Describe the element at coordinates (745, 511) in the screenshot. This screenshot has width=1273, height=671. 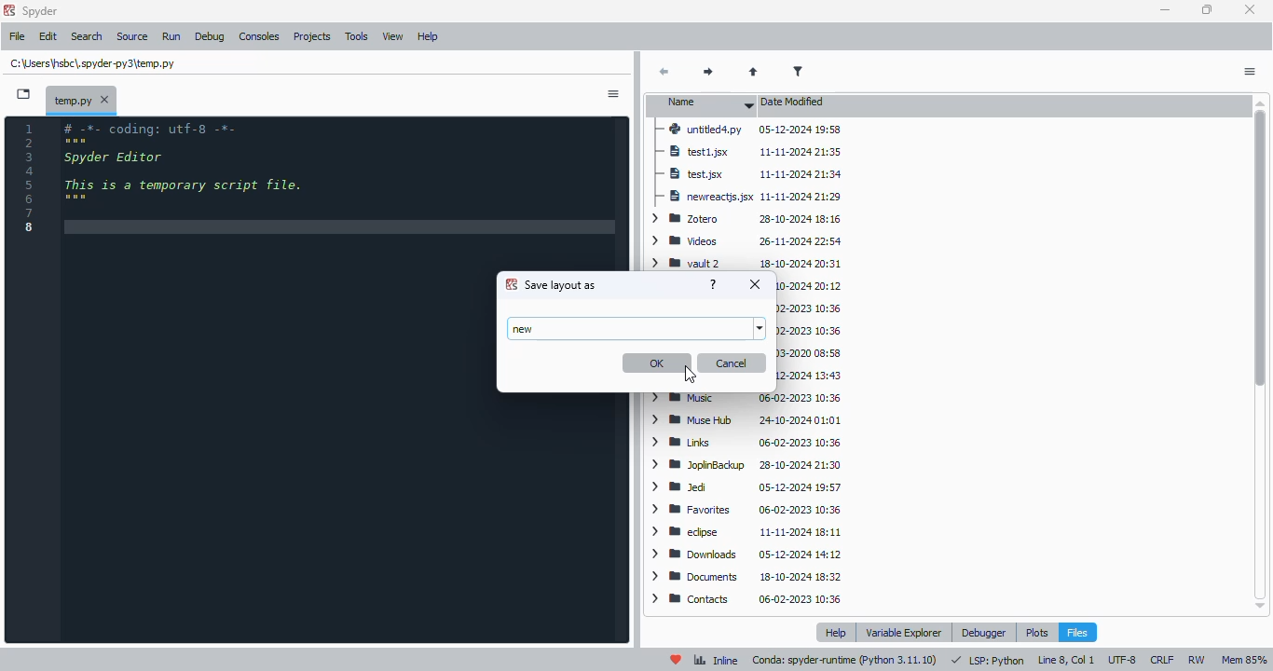
I see `favorites` at that location.